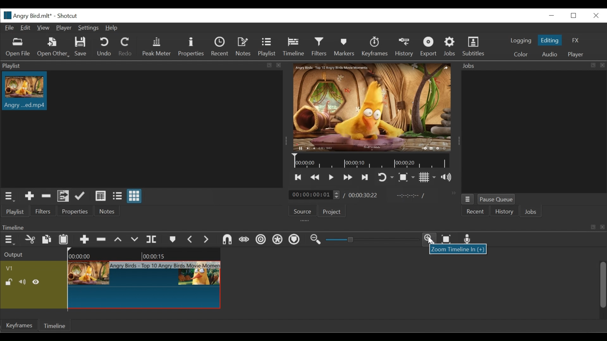  What do you see at coordinates (521, 54) in the screenshot?
I see `Color` at bounding box center [521, 54].